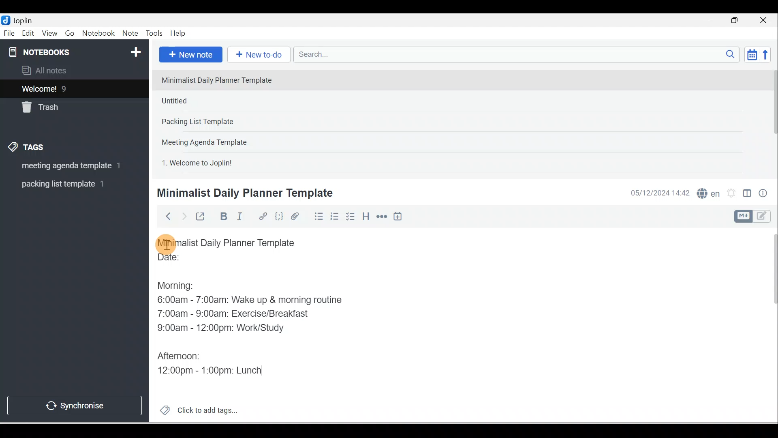  I want to click on Set alarm, so click(730, 193).